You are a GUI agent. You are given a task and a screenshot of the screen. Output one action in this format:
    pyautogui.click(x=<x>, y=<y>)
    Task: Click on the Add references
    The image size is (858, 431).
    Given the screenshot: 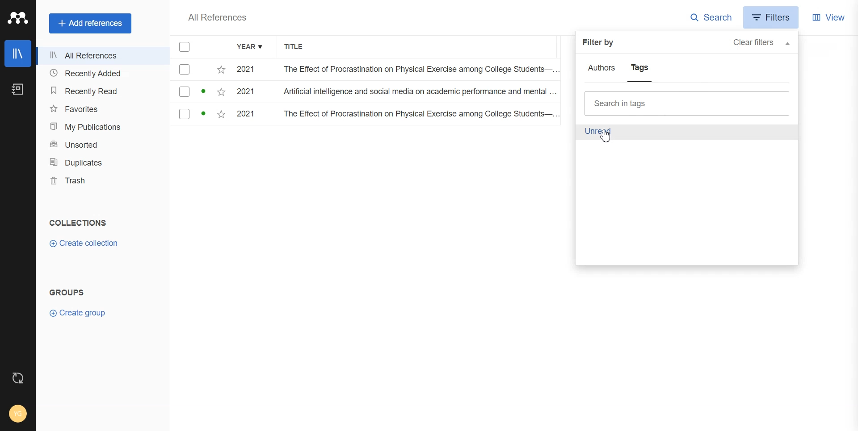 What is the action you would take?
    pyautogui.click(x=91, y=23)
    